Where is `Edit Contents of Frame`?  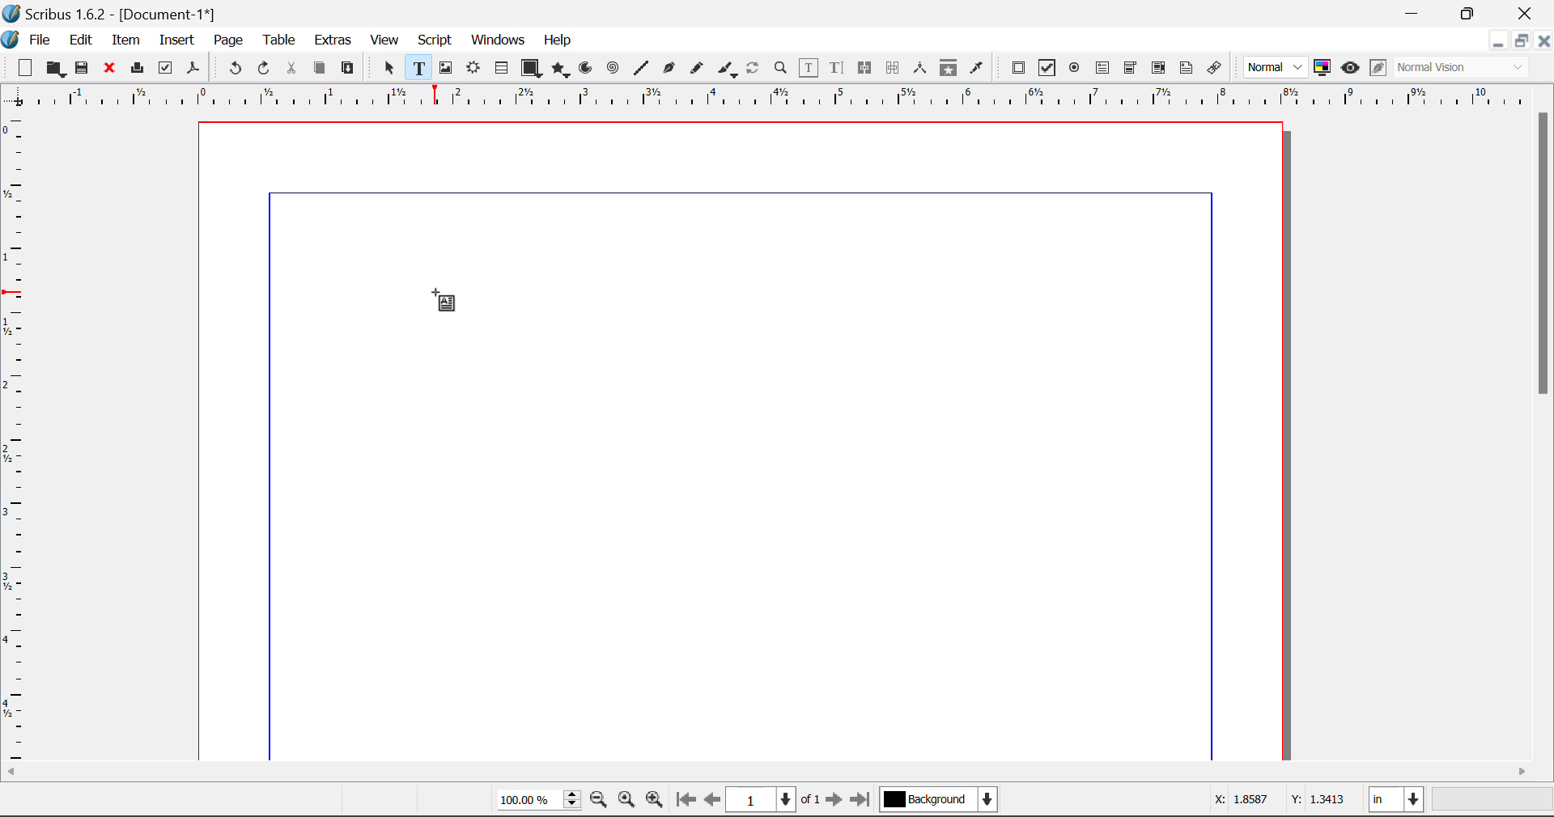
Edit Contents of Frame is located at coordinates (809, 67).